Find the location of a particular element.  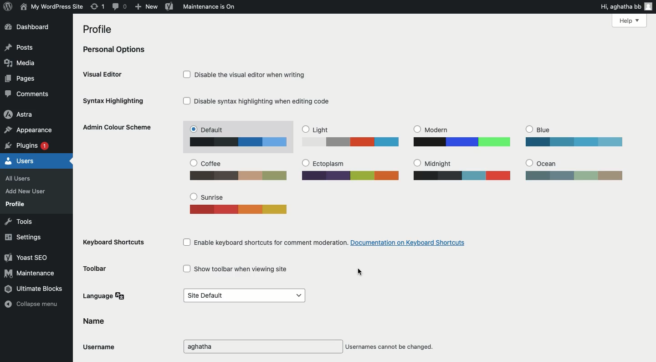

Modern is located at coordinates (463, 137).